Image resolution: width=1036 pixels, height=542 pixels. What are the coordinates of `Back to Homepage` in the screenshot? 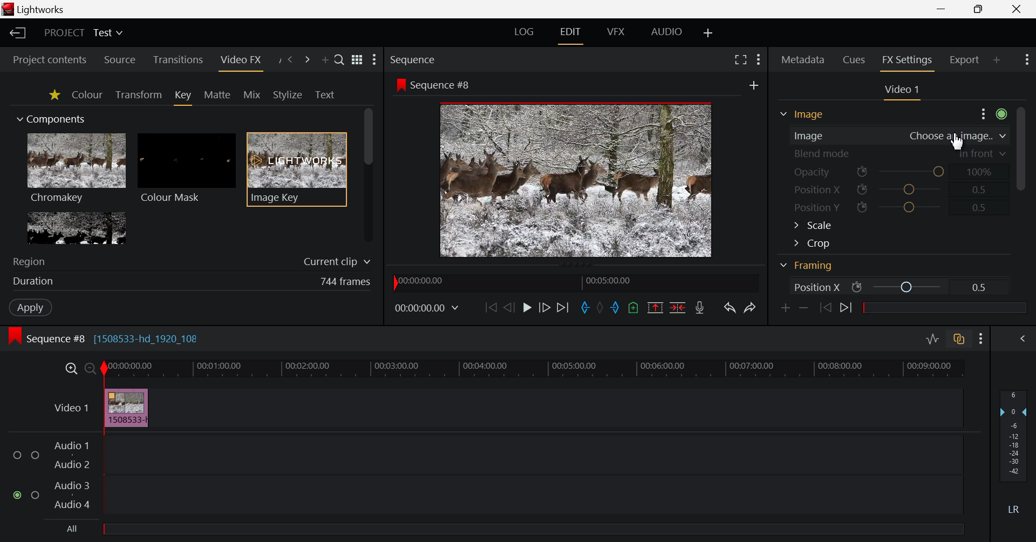 It's located at (15, 32).